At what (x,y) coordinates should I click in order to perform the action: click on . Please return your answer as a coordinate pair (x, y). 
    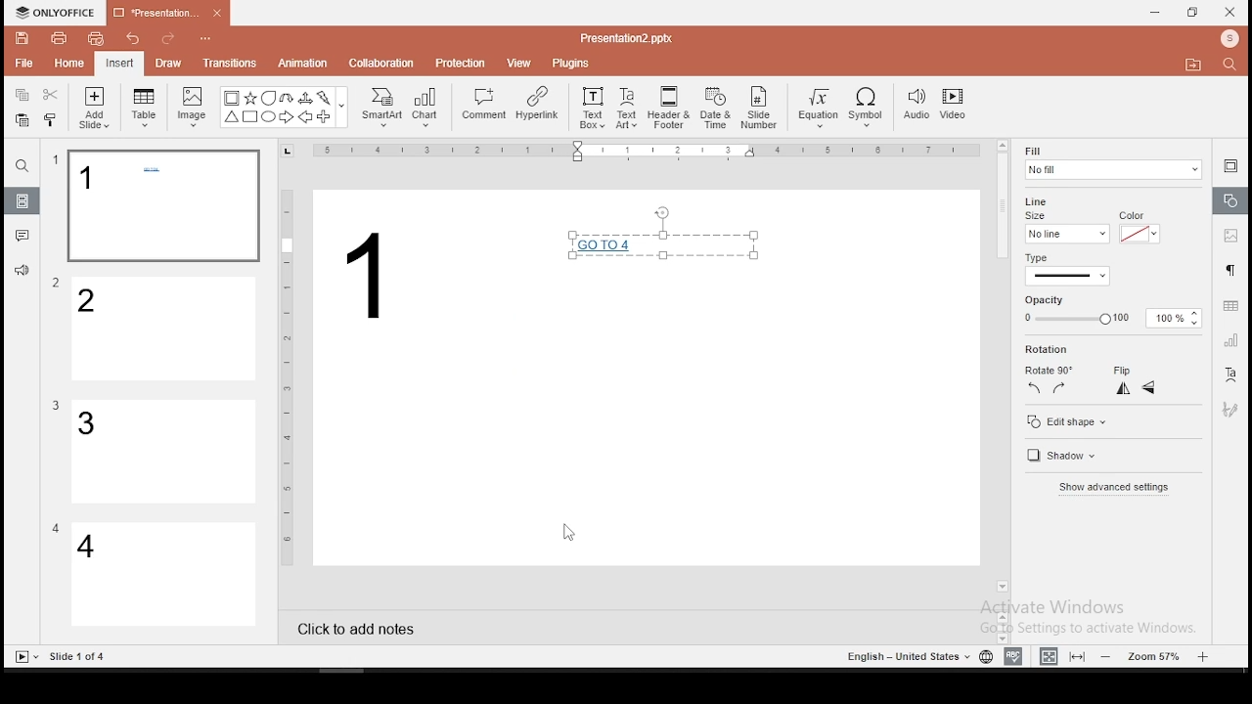
    Looking at the image, I should click on (79, 657).